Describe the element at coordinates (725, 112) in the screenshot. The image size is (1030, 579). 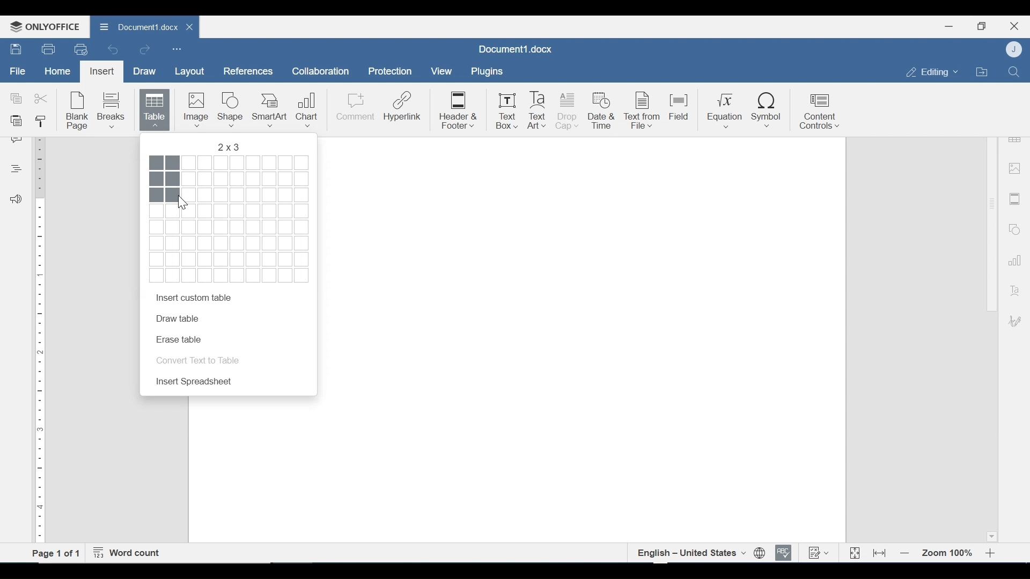
I see `Equation` at that location.